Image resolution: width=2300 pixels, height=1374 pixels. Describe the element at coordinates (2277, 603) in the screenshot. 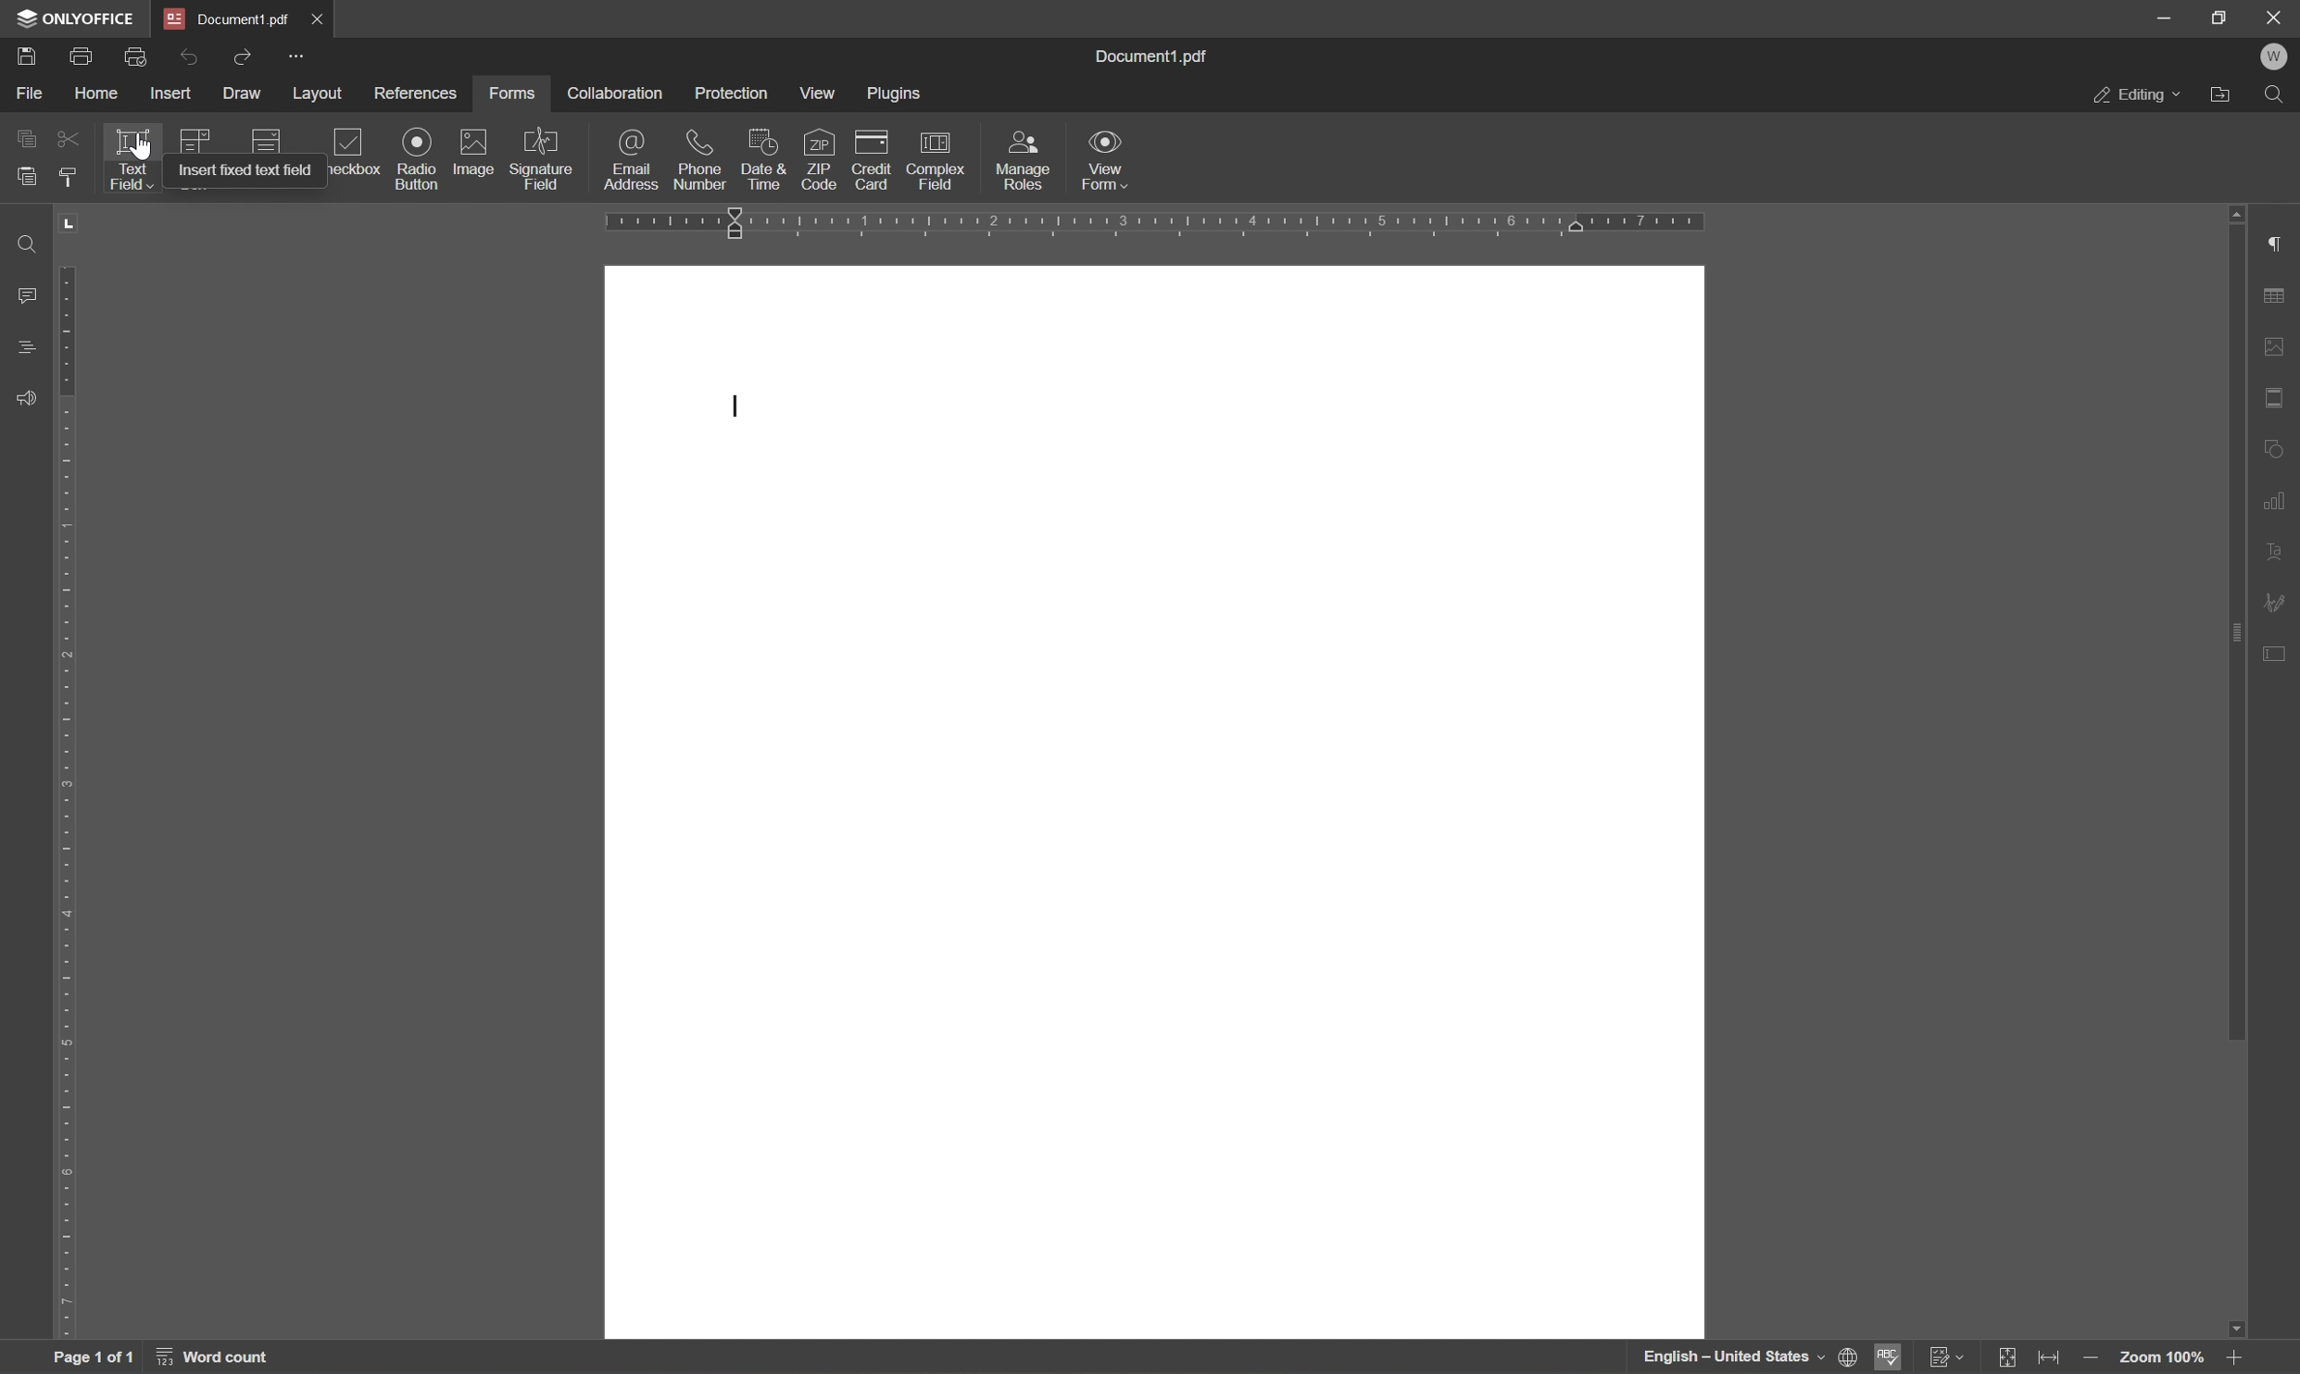

I see `signature settings` at that location.